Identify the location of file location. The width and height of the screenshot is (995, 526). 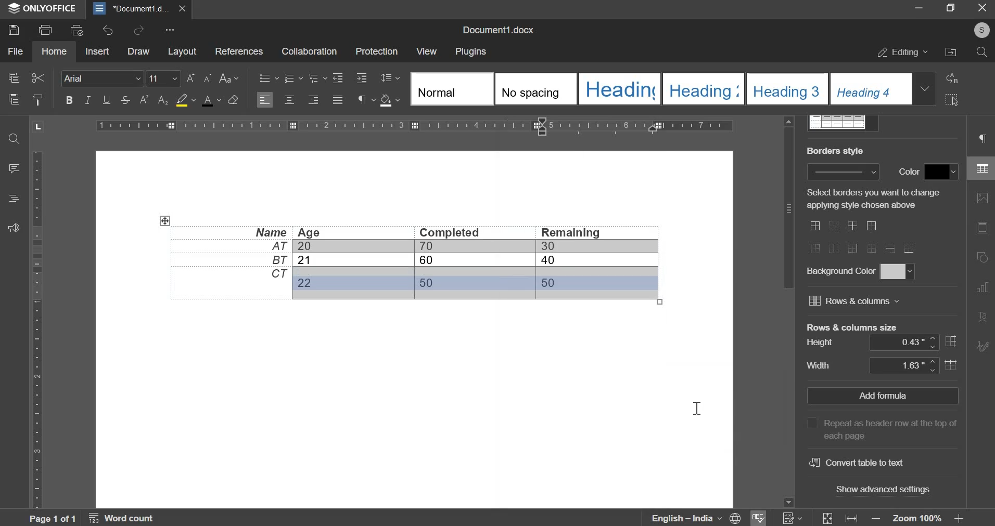
(950, 52).